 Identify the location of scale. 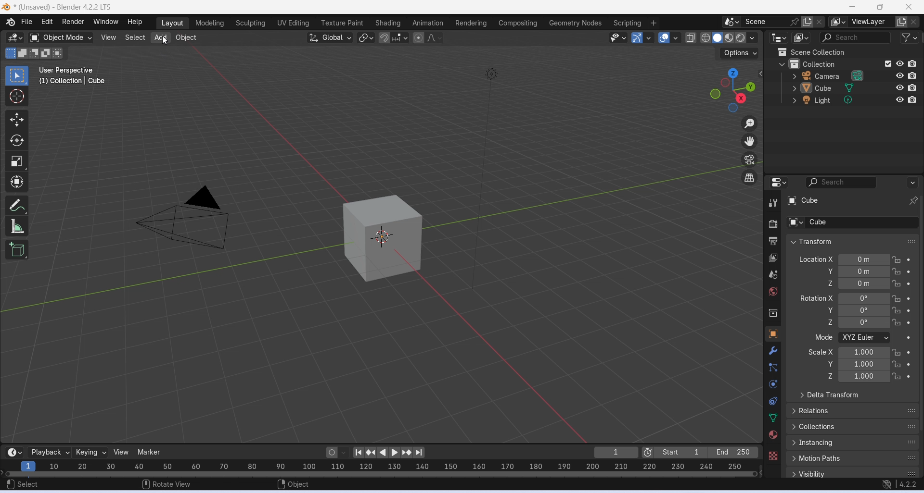
(864, 364).